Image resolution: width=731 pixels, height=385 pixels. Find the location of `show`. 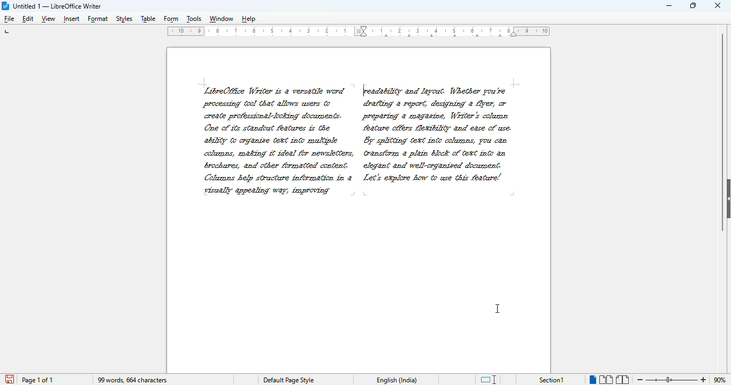

show is located at coordinates (726, 198).